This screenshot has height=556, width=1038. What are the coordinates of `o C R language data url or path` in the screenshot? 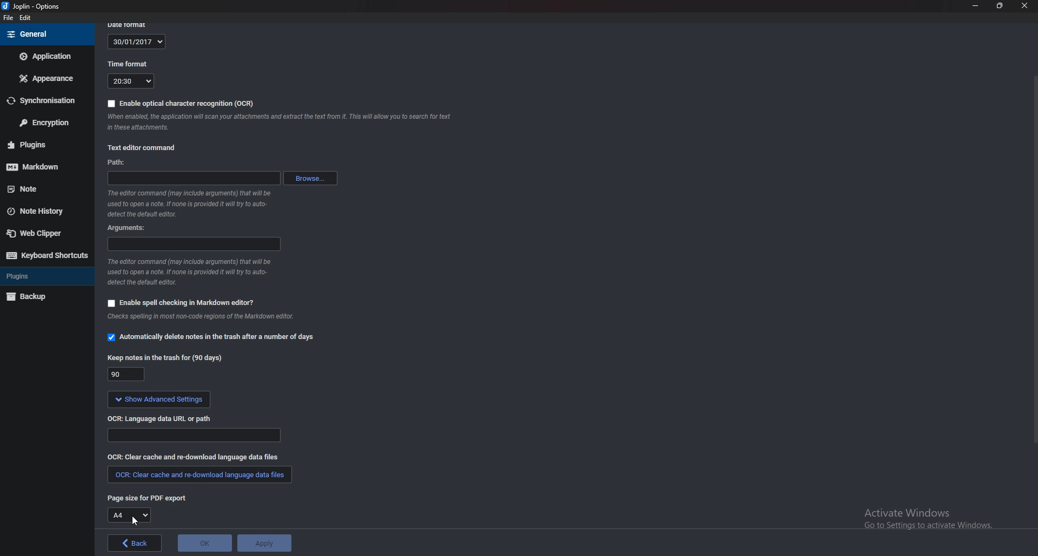 It's located at (161, 420).